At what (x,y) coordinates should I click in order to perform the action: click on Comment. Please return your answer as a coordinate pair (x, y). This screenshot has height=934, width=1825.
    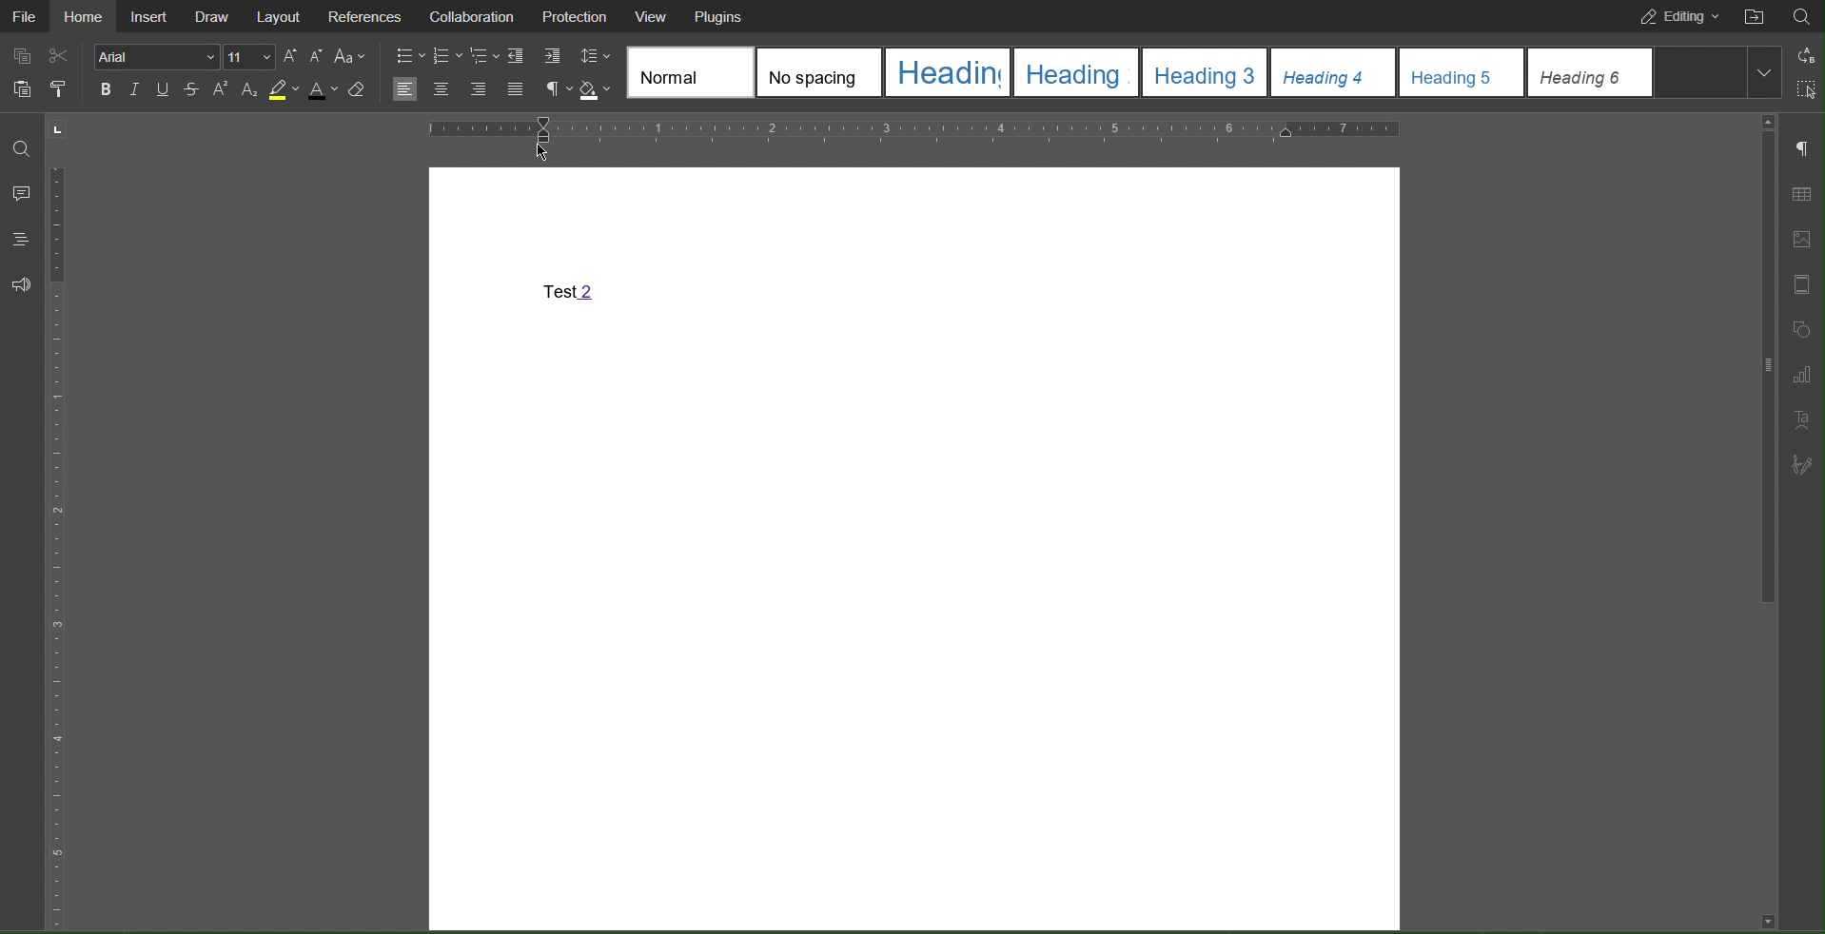
    Looking at the image, I should click on (22, 194).